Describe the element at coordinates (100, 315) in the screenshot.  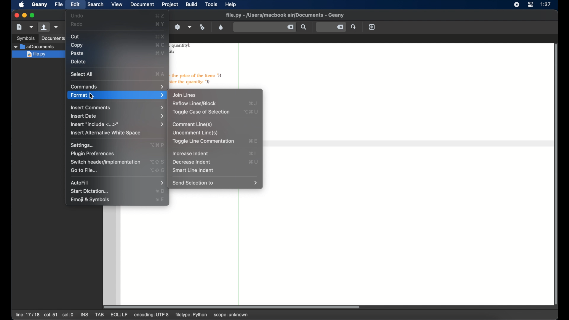
I see `tab` at that location.